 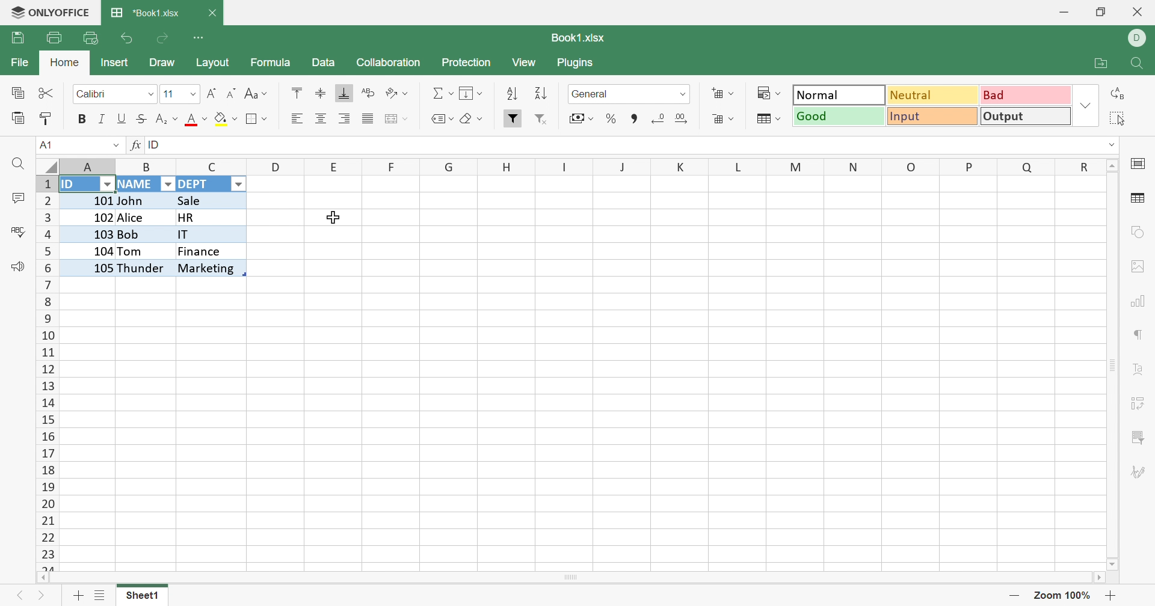 What do you see at coordinates (1100, 13) in the screenshot?
I see `Restore Down` at bounding box center [1100, 13].